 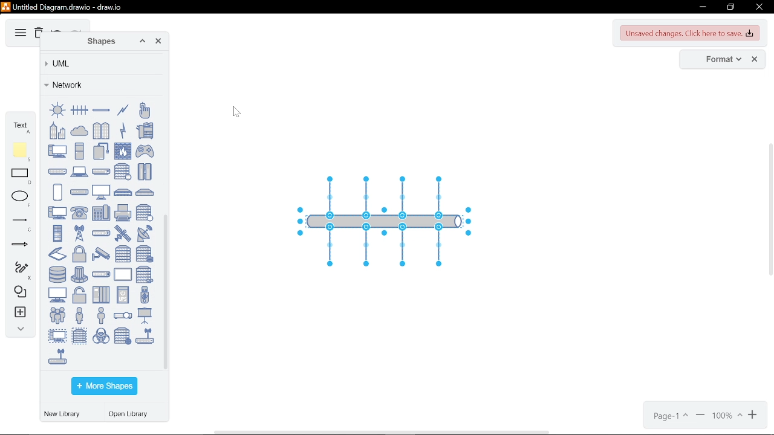 I want to click on server, so click(x=123, y=254).